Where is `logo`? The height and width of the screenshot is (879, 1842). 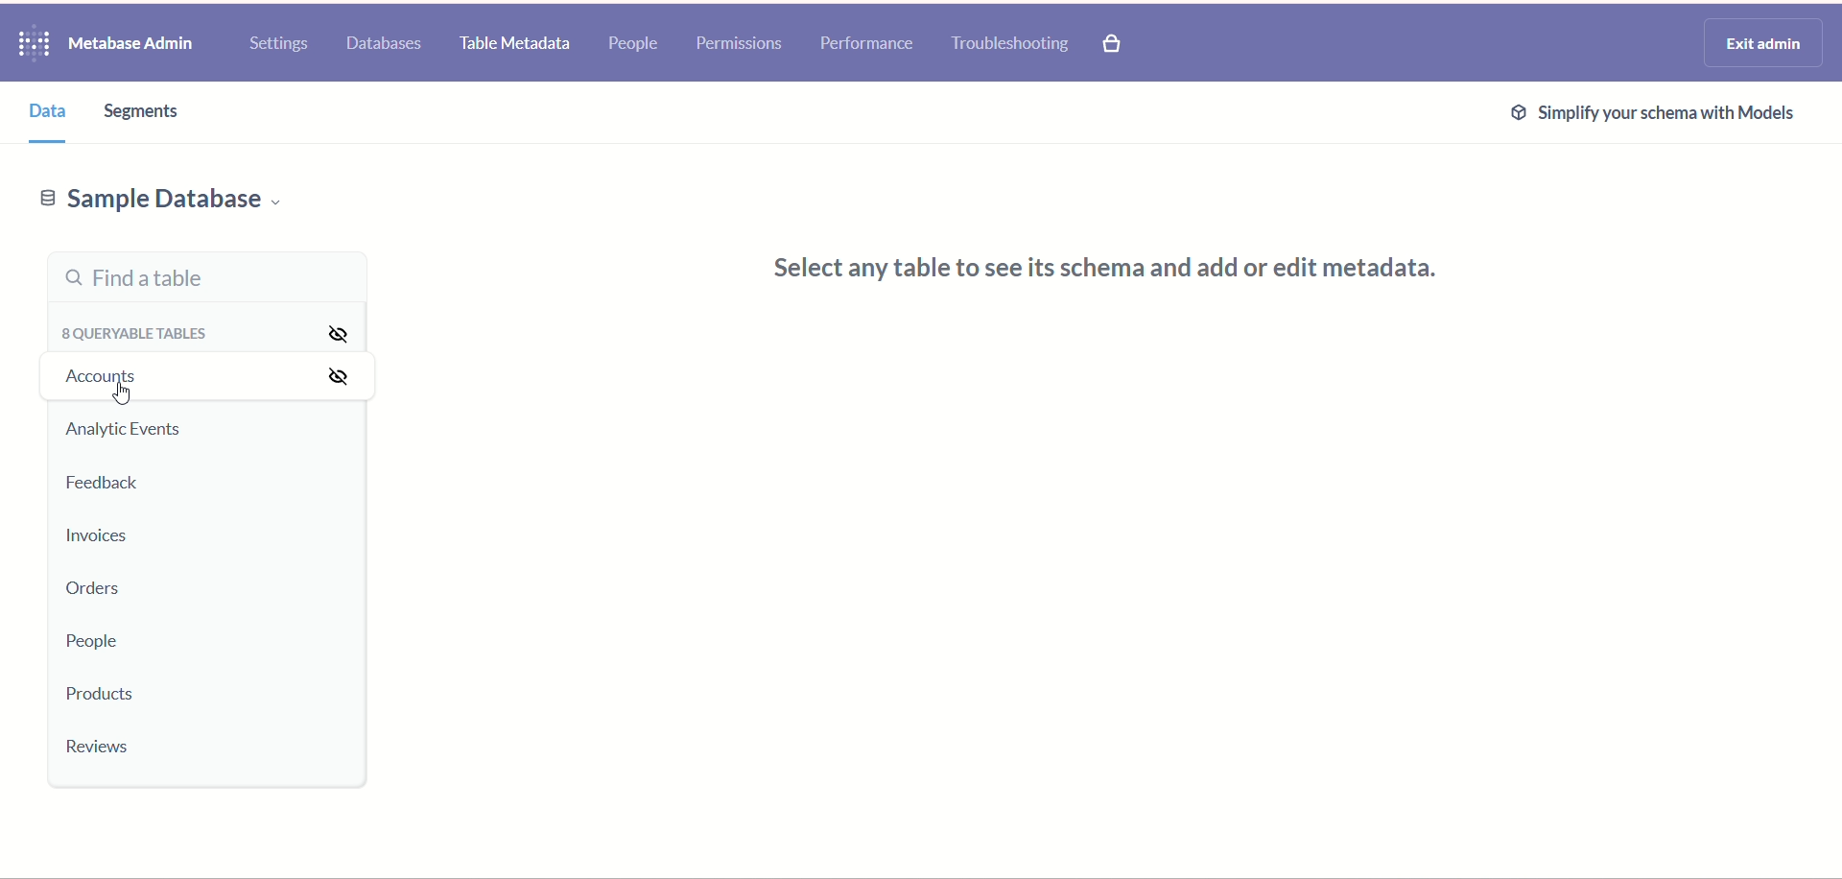
logo is located at coordinates (35, 45).